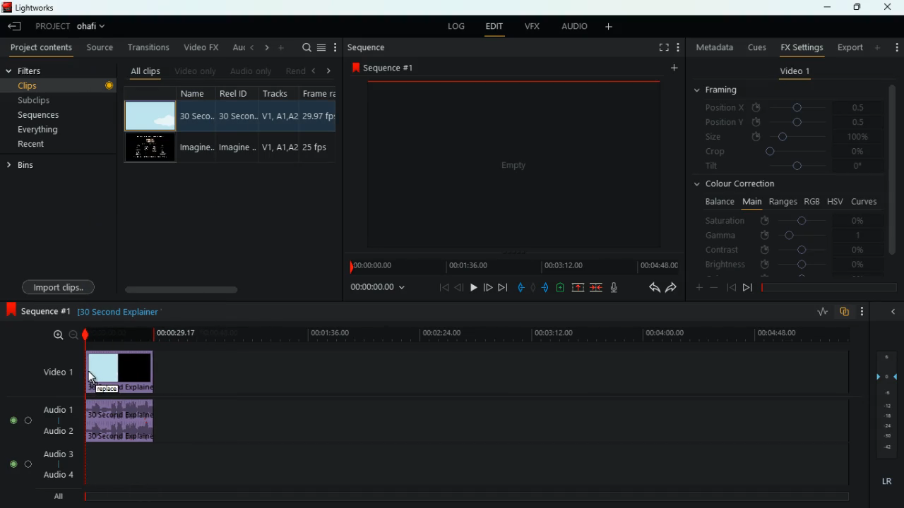  I want to click on project contents, so click(42, 48).